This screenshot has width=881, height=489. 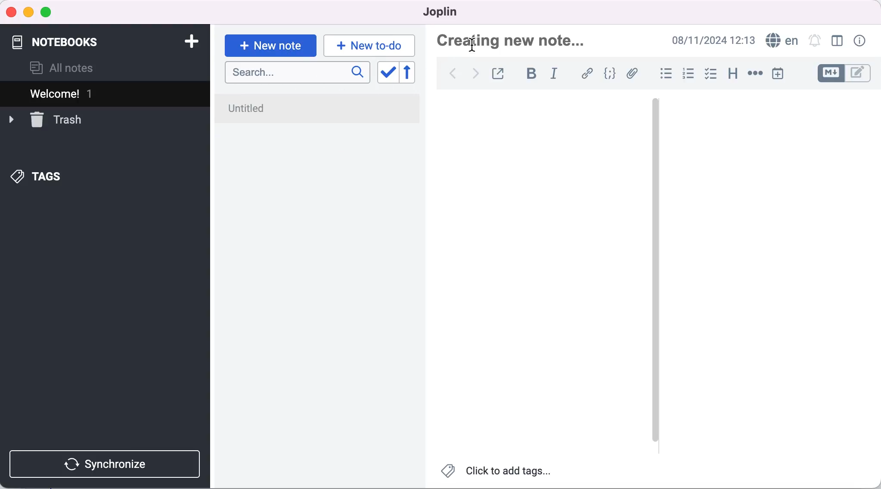 What do you see at coordinates (588, 73) in the screenshot?
I see `hyperlink` at bounding box center [588, 73].